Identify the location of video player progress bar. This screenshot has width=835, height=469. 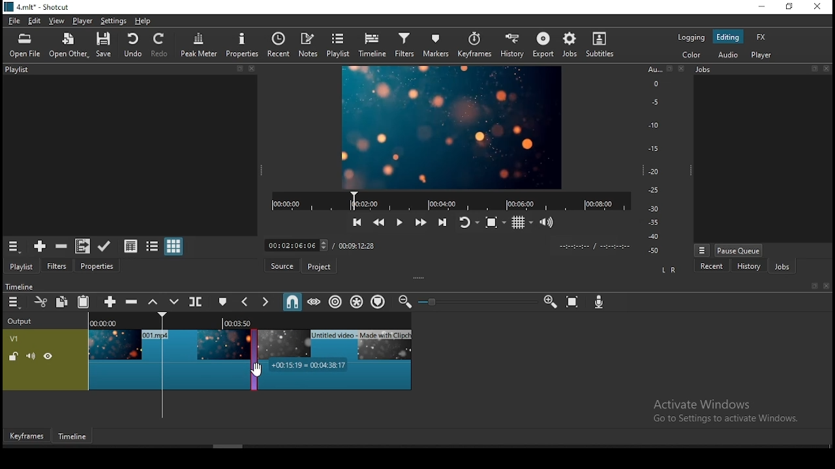
(450, 200).